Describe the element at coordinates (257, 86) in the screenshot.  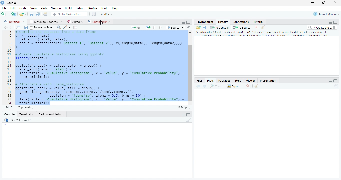
I see `Clear console` at that location.